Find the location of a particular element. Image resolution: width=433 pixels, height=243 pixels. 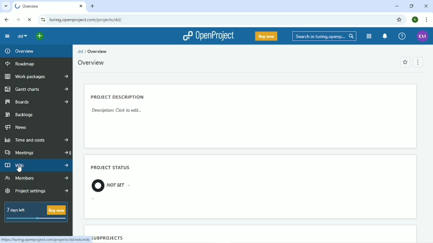

Expand is located at coordinates (73, 152).